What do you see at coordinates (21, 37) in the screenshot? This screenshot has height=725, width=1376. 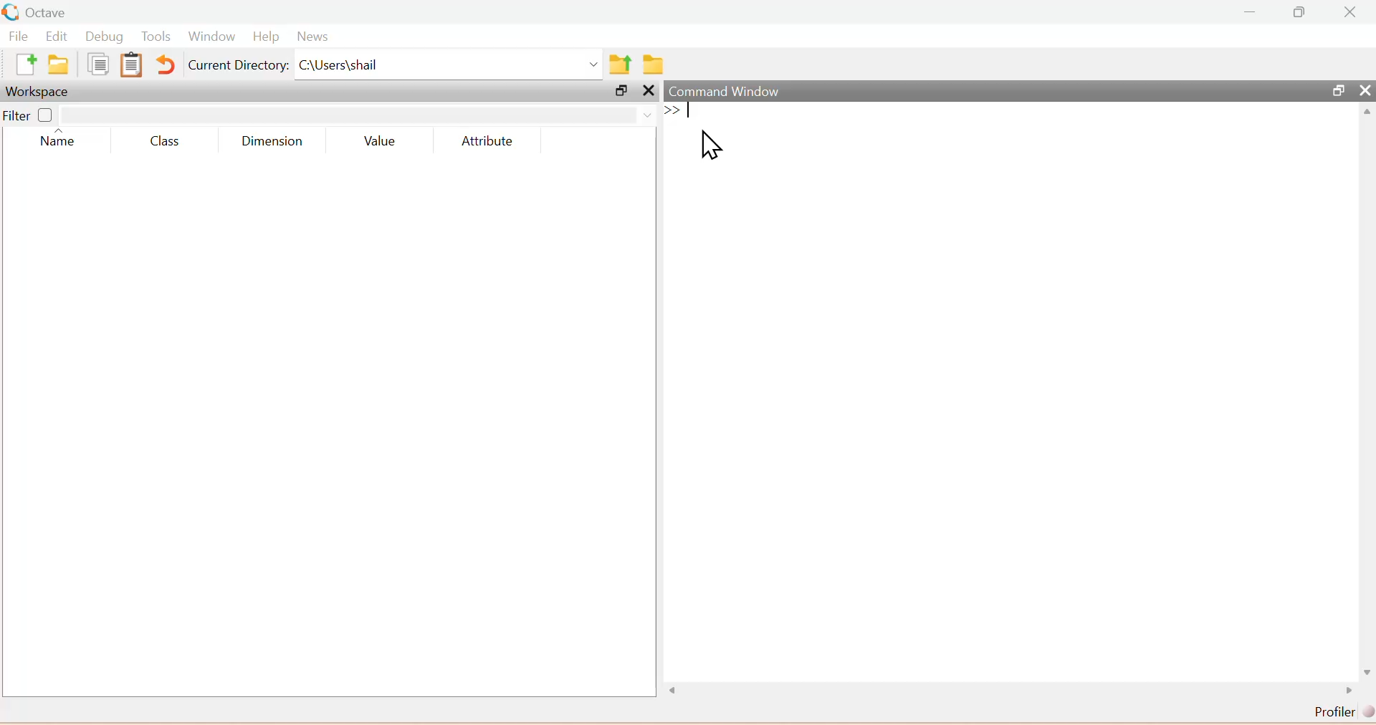 I see `File` at bounding box center [21, 37].